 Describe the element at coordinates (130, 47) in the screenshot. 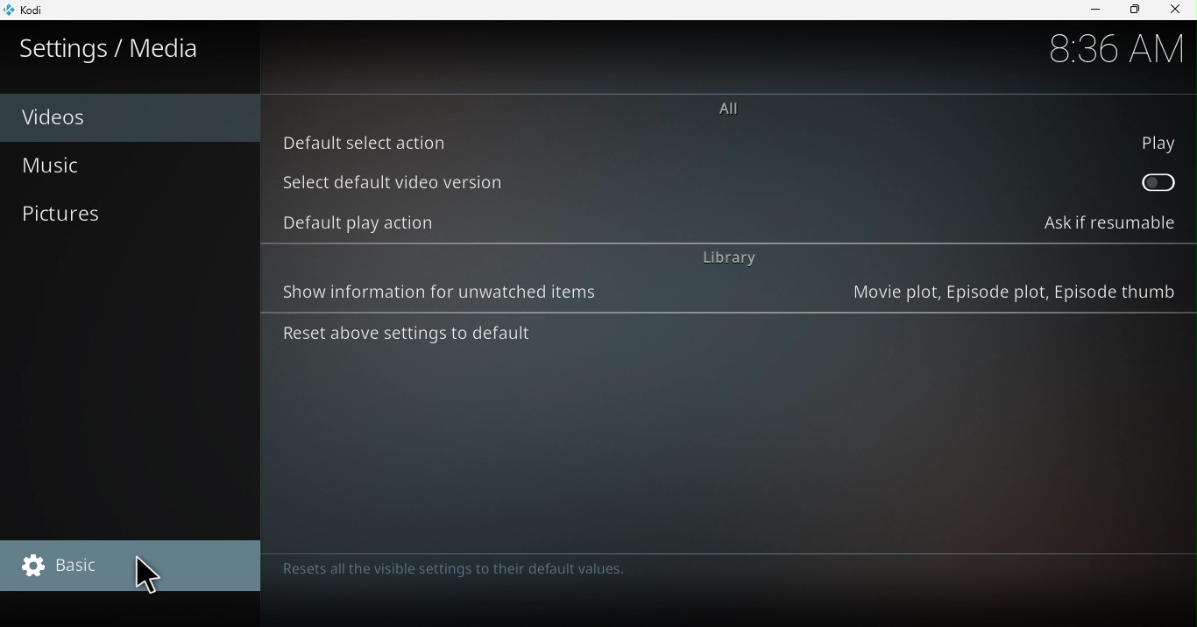

I see `Settings/media` at that location.